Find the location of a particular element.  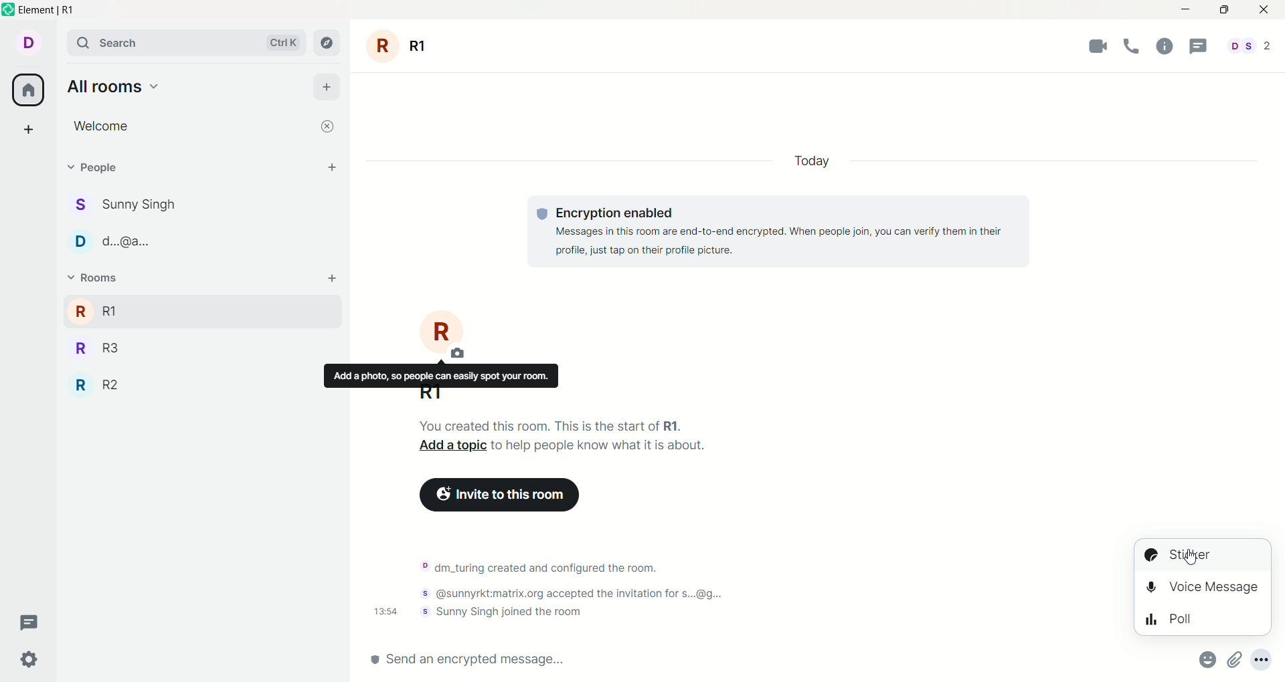

Text is located at coordinates (551, 425).